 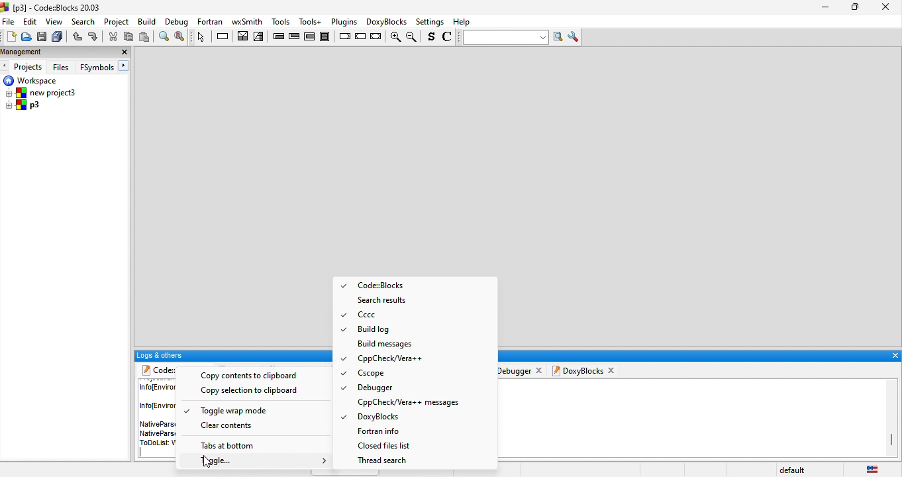 What do you see at coordinates (9, 38) in the screenshot?
I see `new` at bounding box center [9, 38].